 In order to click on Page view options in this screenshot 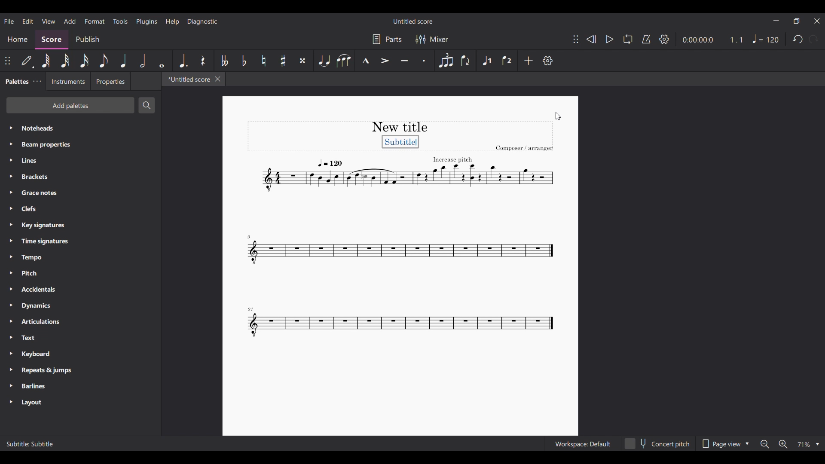, I will do `click(724, 443)`.